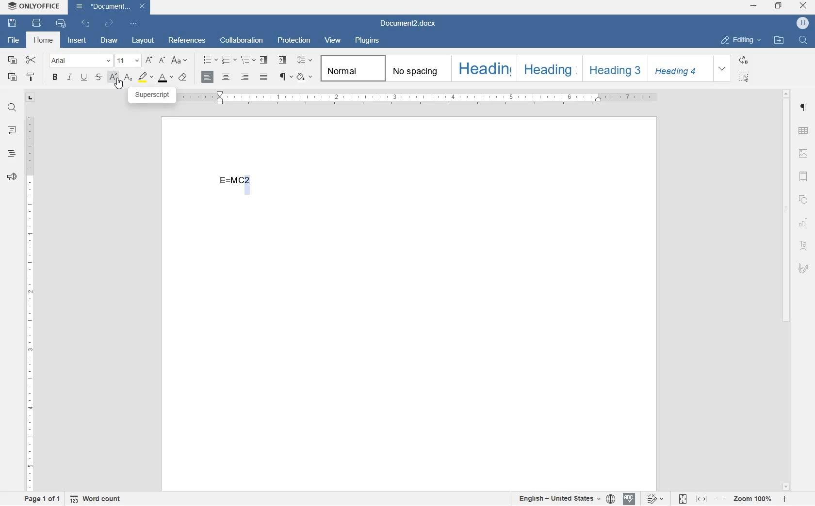  What do you see at coordinates (248, 60) in the screenshot?
I see `multilevel list` at bounding box center [248, 60].